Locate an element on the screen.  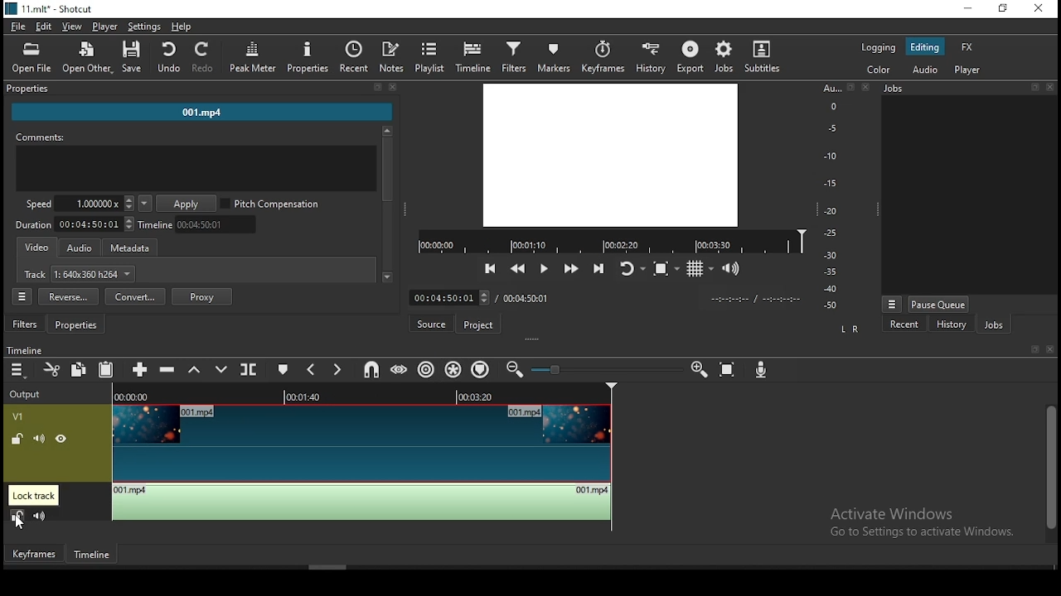
timeline is located at coordinates (201, 225).